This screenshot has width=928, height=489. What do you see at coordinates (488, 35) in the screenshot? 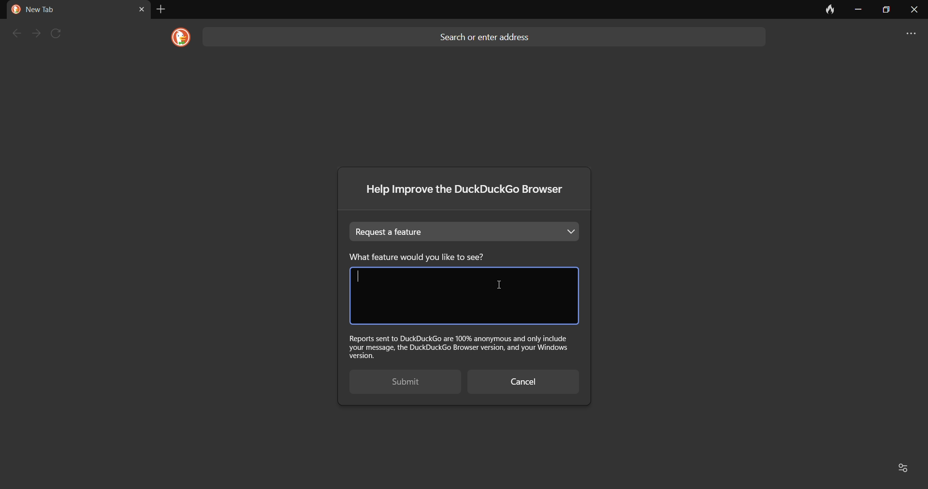
I see `Search or enter address` at bounding box center [488, 35].